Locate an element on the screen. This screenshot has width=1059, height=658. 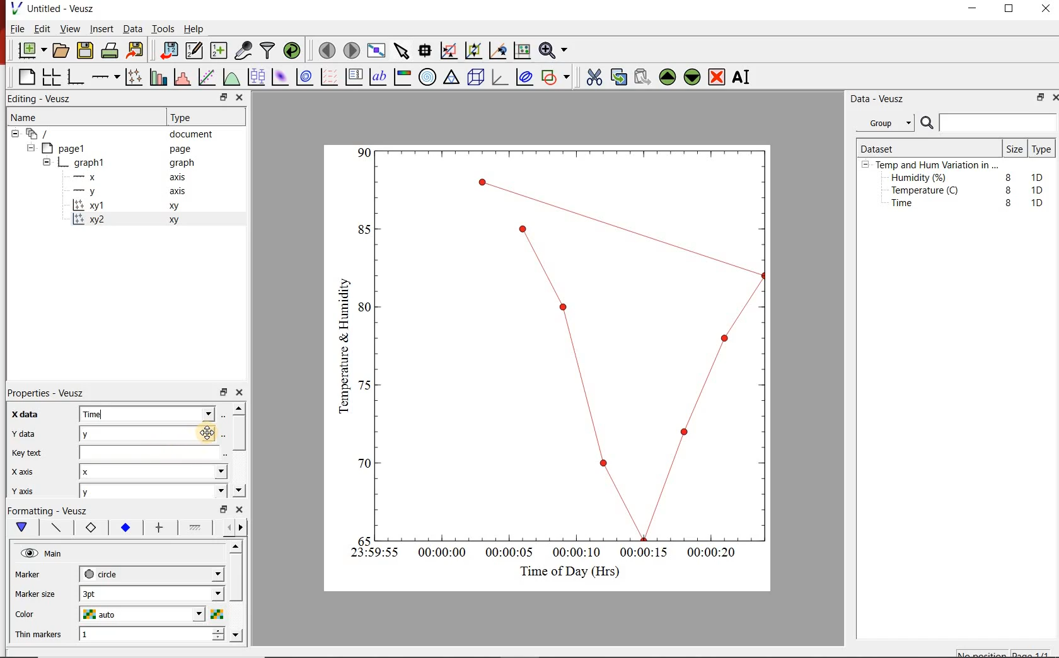
click to zoom out of graph axes is located at coordinates (474, 52).